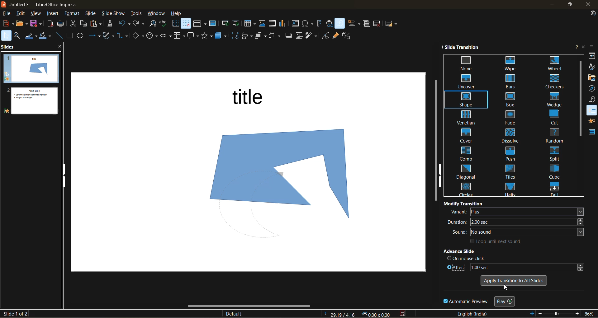  Describe the element at coordinates (136, 13) in the screenshot. I see `tools` at that location.